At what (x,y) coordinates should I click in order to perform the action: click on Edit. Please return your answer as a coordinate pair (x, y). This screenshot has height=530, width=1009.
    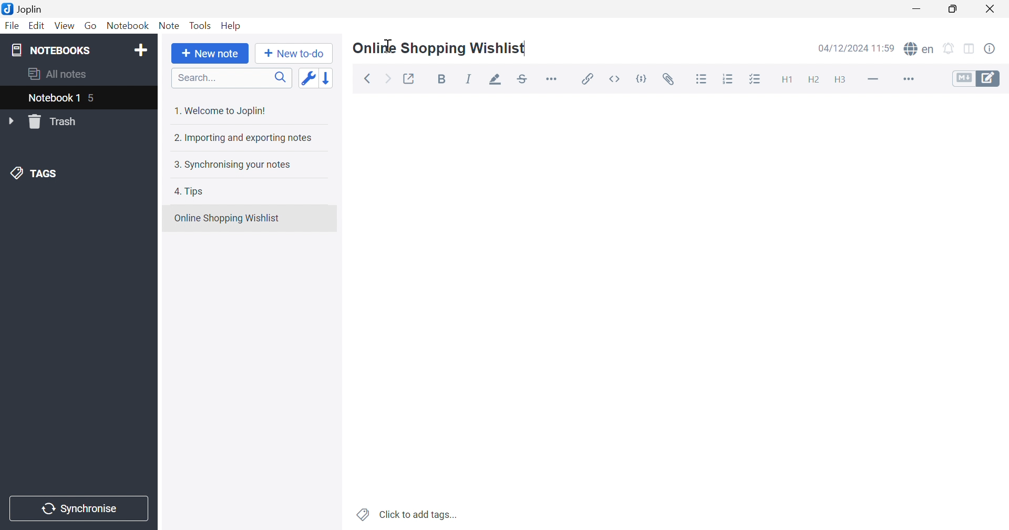
    Looking at the image, I should click on (37, 26).